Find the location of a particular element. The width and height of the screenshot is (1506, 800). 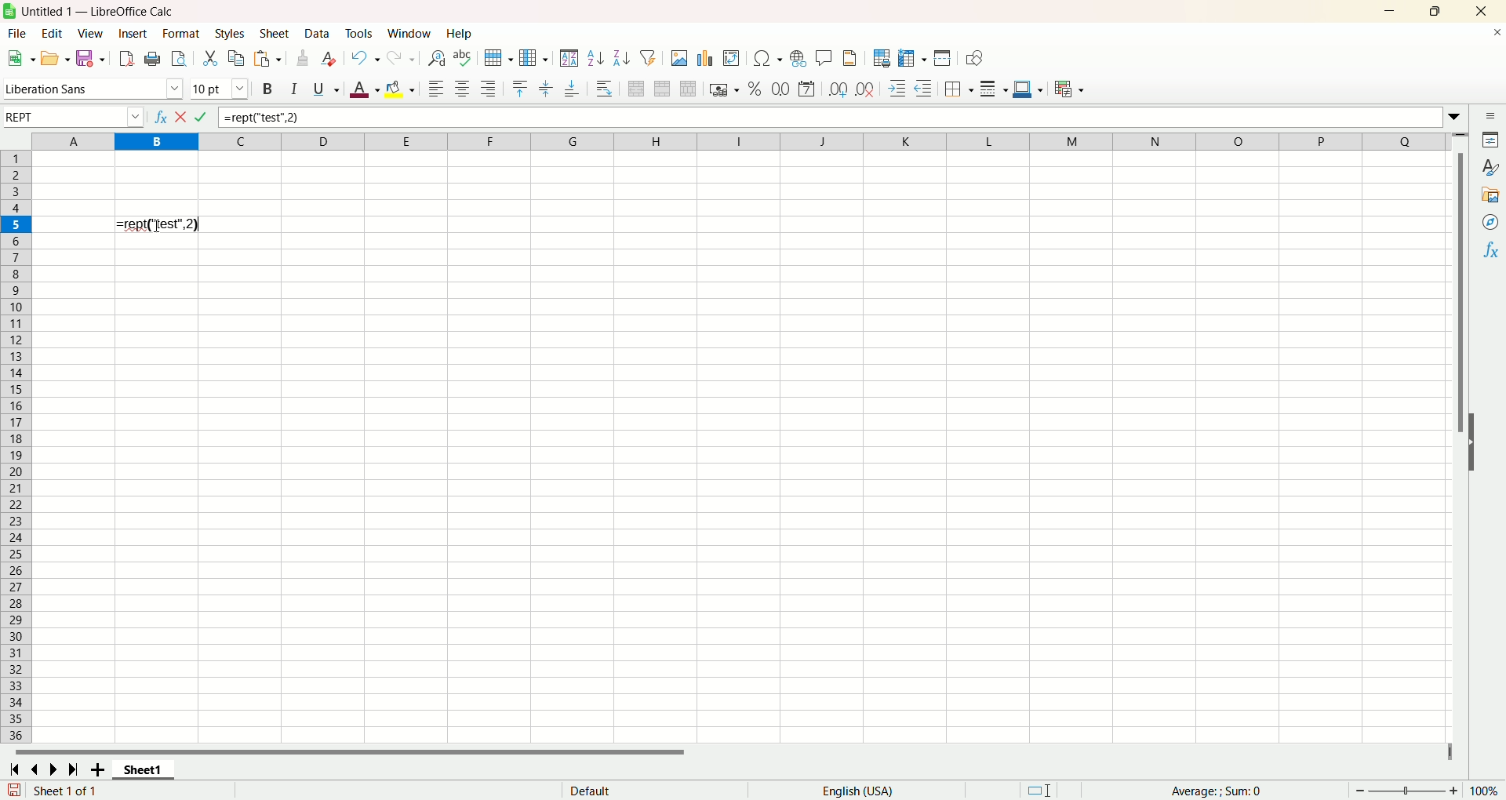

tools is located at coordinates (358, 34).